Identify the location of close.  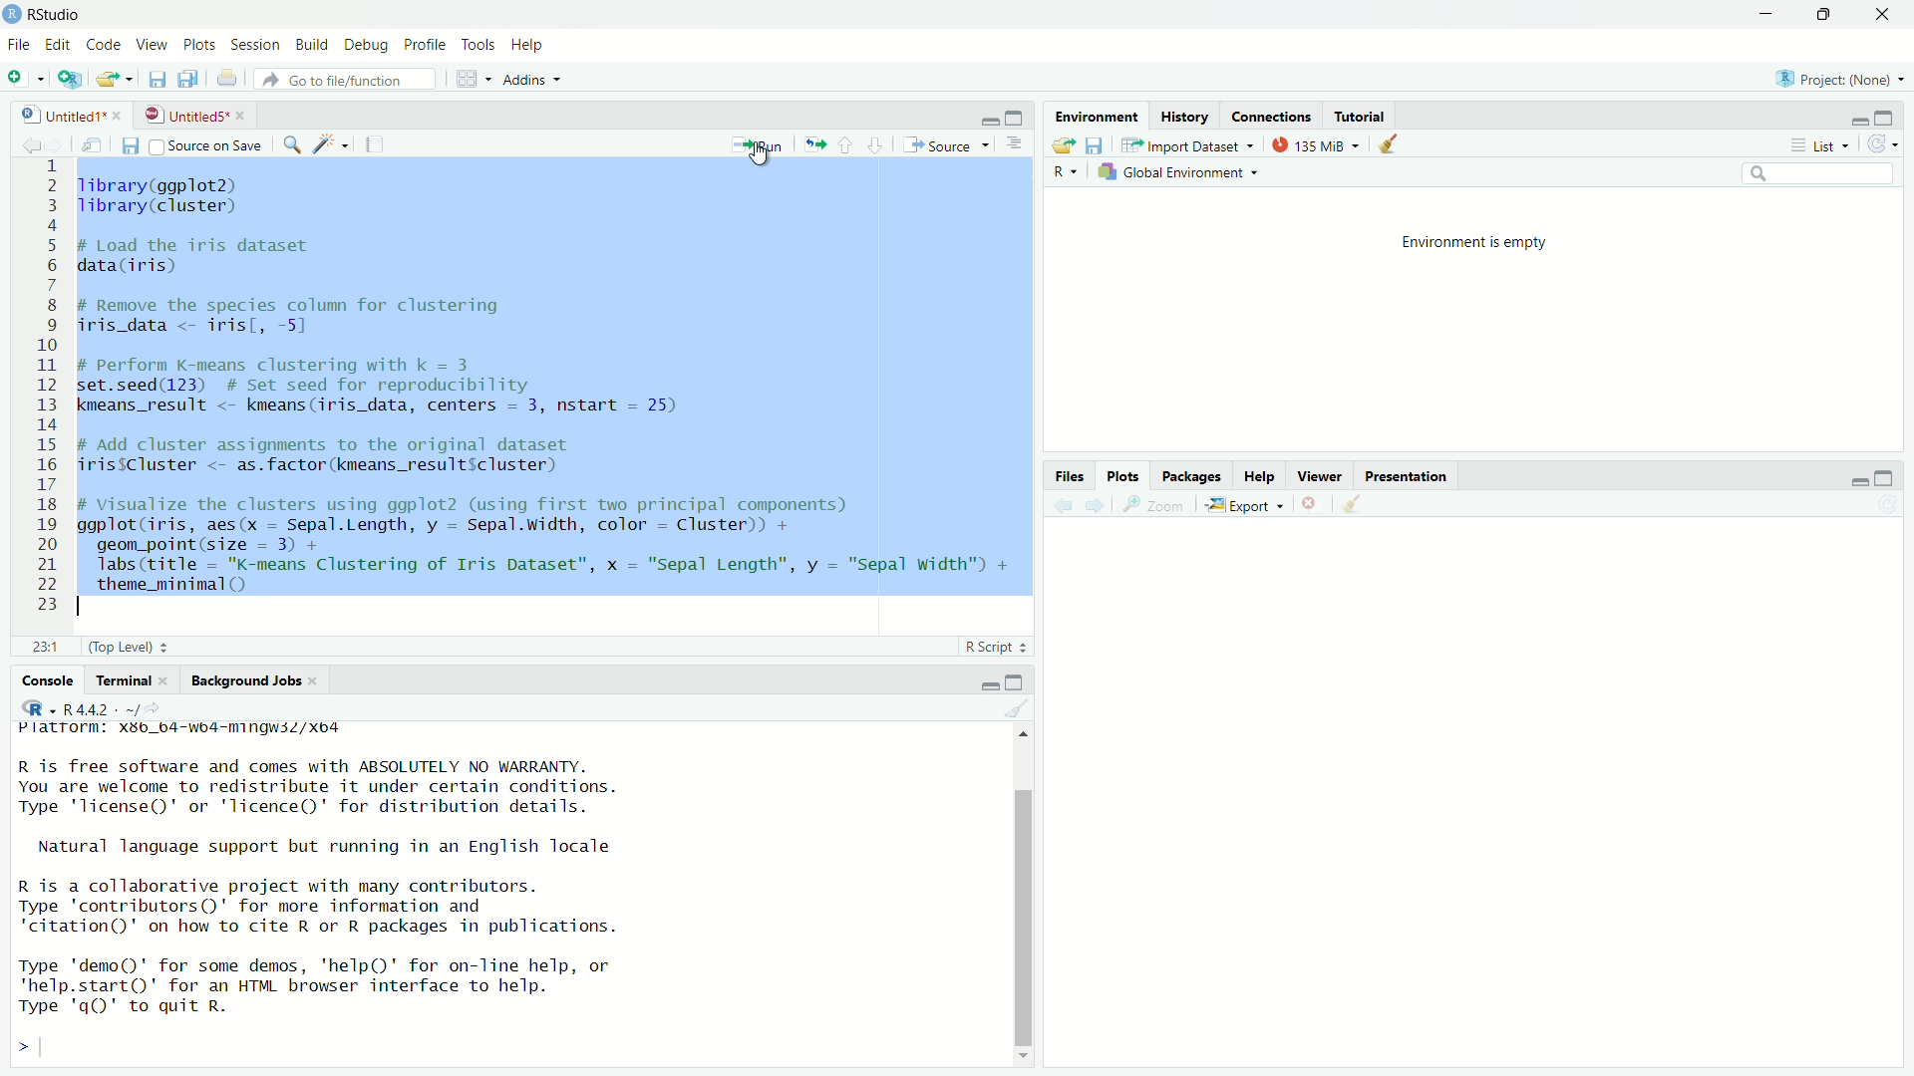
(171, 681).